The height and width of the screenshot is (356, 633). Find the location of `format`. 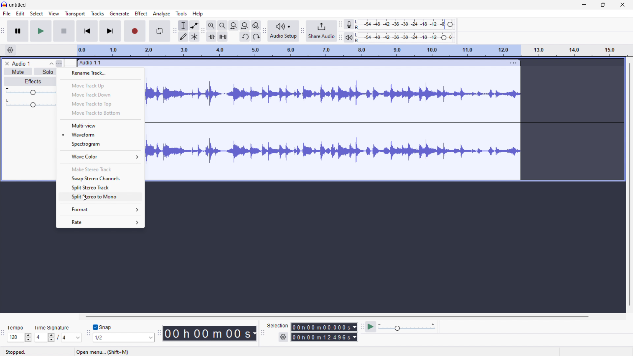

format is located at coordinates (100, 209).